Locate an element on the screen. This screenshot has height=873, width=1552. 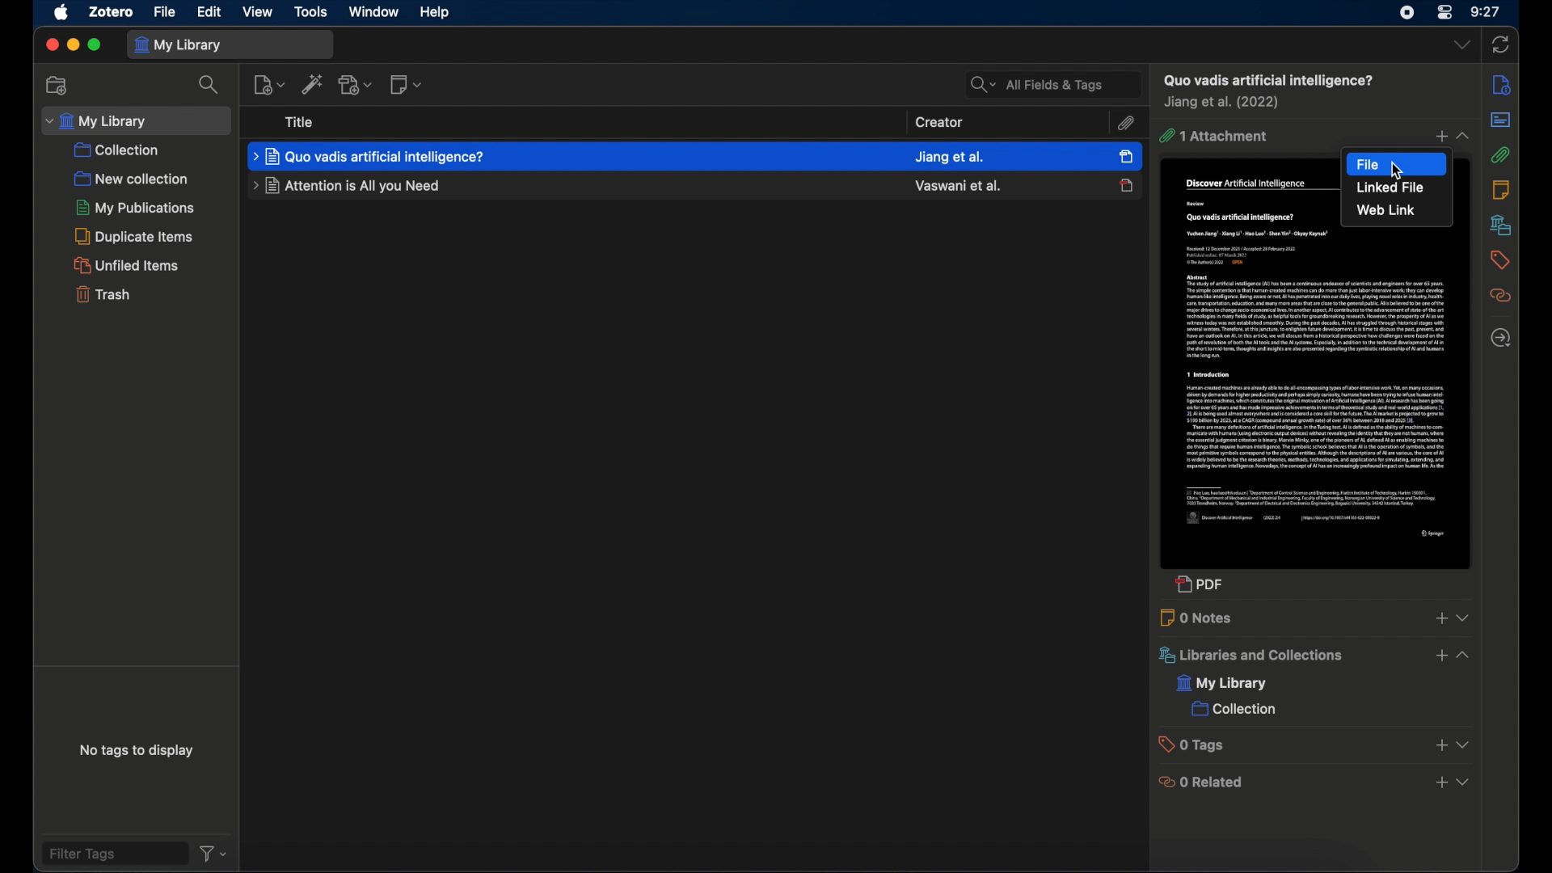
unfilled items is located at coordinates (129, 265).